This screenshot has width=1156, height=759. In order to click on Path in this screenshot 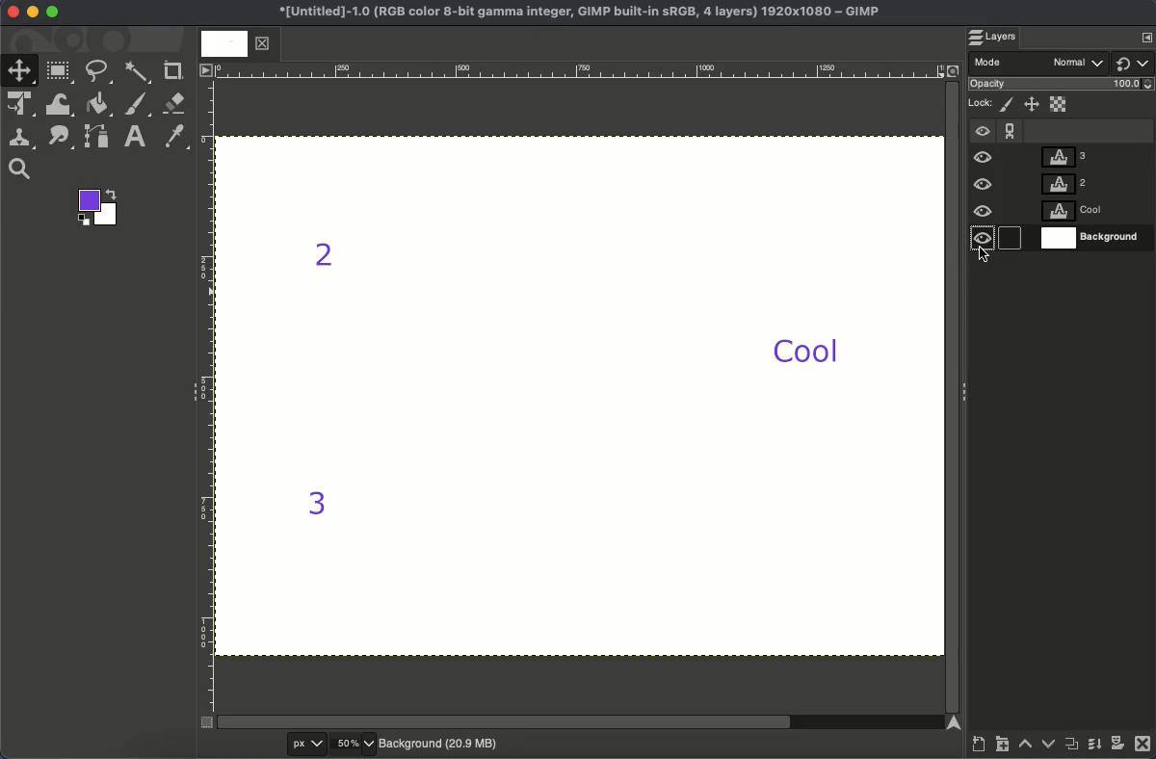, I will do `click(99, 140)`.